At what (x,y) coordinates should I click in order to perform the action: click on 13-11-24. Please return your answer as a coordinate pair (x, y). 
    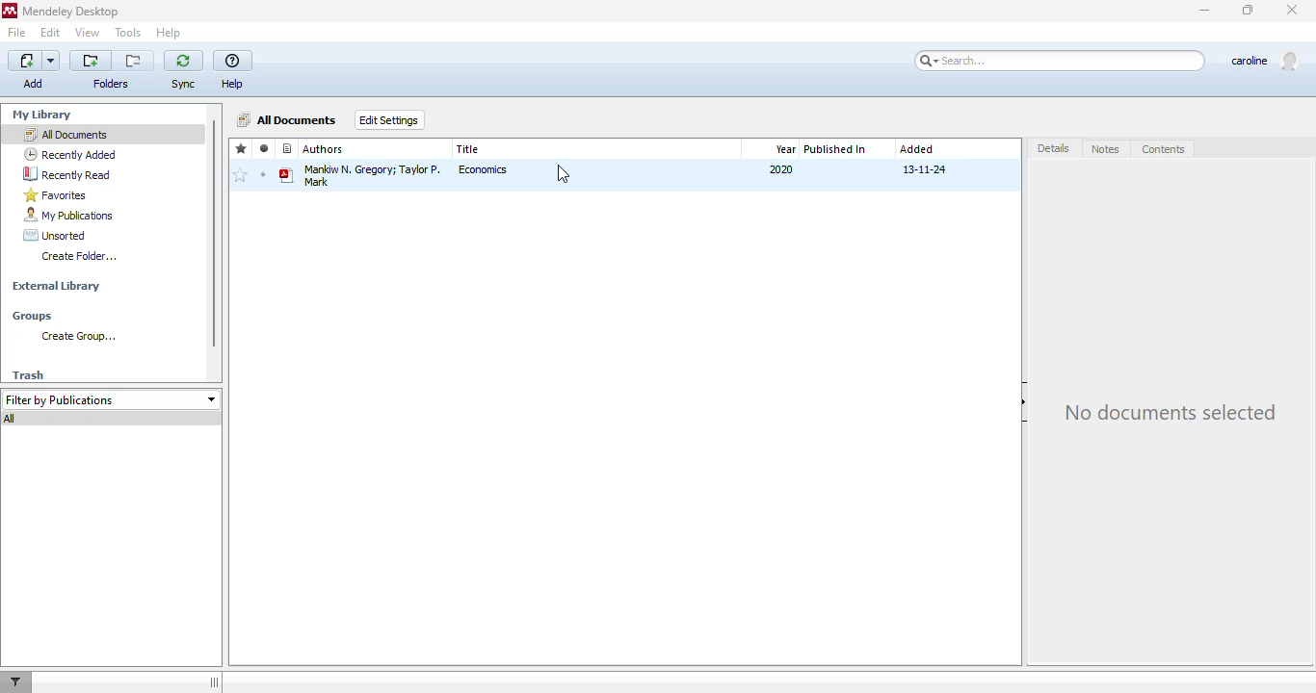
    Looking at the image, I should click on (927, 170).